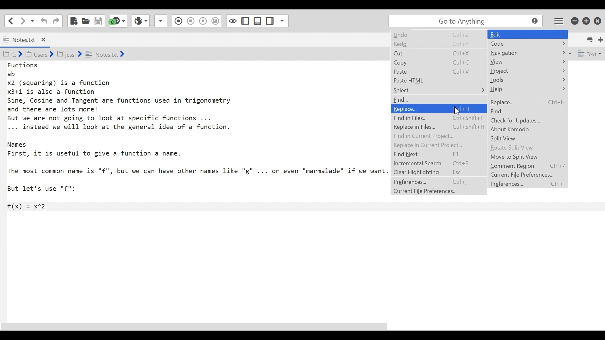 This screenshot has width=605, height=340. Describe the element at coordinates (405, 99) in the screenshot. I see `Find` at that location.